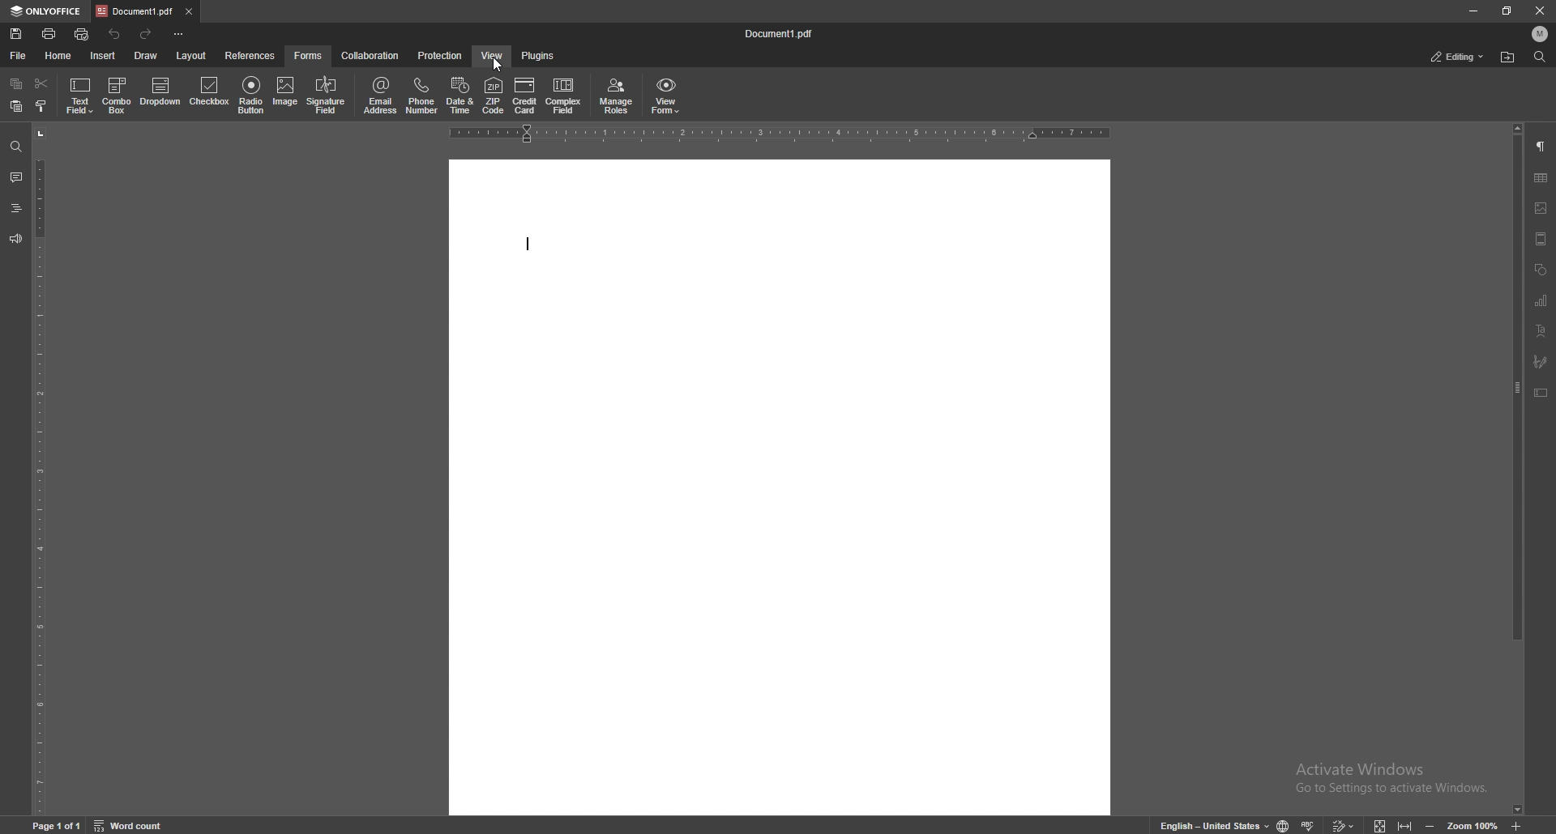 The width and height of the screenshot is (1556, 834). What do you see at coordinates (494, 96) in the screenshot?
I see `zip code` at bounding box center [494, 96].